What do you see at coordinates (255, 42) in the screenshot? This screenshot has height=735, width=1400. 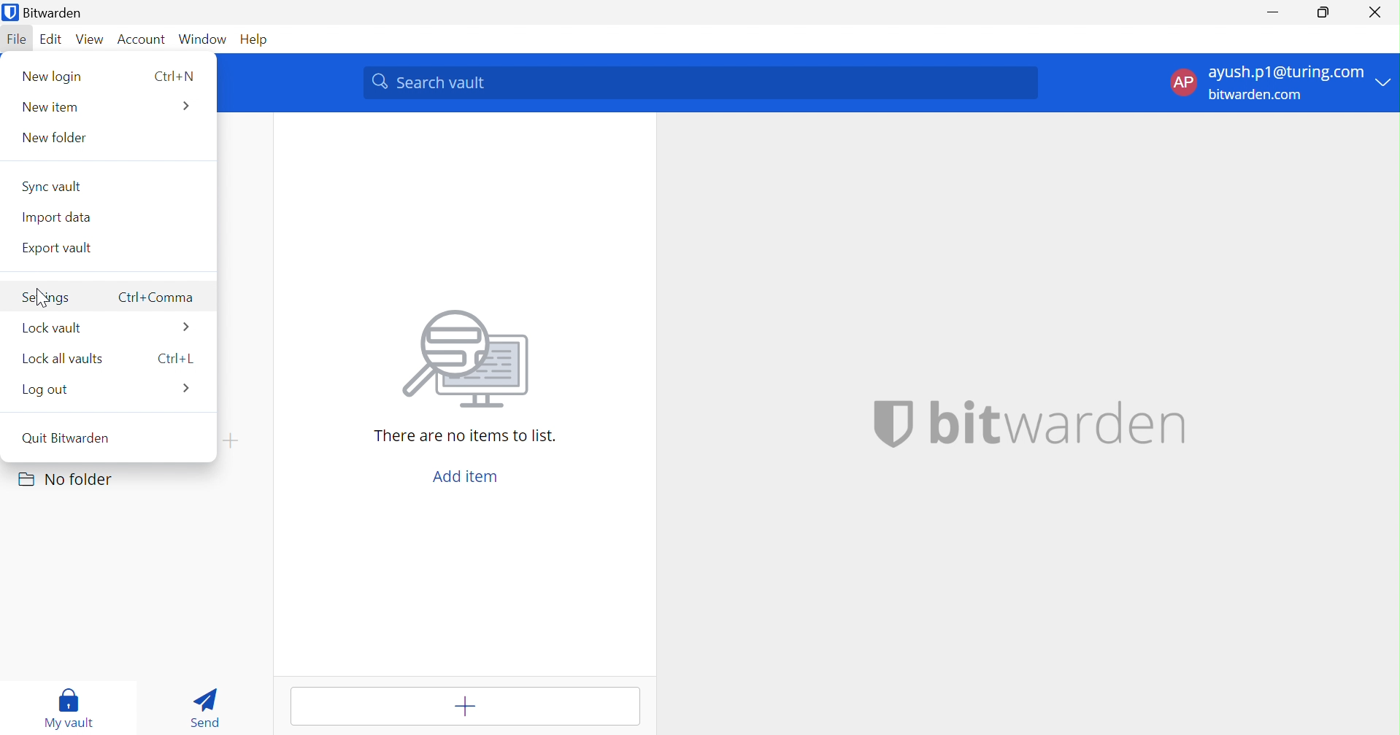 I see `Help` at bounding box center [255, 42].